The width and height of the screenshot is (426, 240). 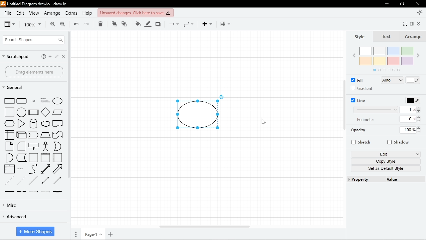 What do you see at coordinates (405, 23) in the screenshot?
I see `Fullscreen` at bounding box center [405, 23].